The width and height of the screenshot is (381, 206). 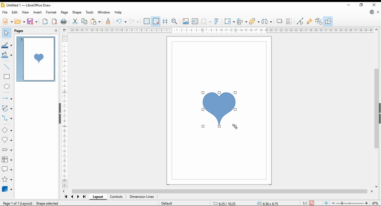 What do you see at coordinates (326, 203) in the screenshot?
I see `fit page to window` at bounding box center [326, 203].